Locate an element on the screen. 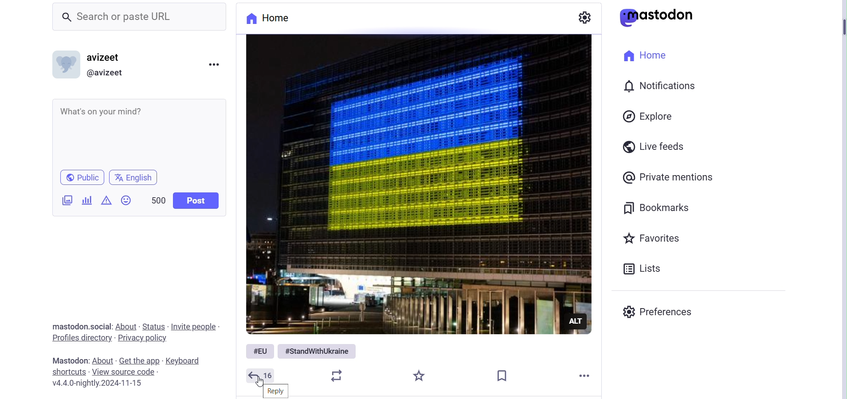 This screenshot has width=847, height=399. What's on your mind is located at coordinates (139, 132).